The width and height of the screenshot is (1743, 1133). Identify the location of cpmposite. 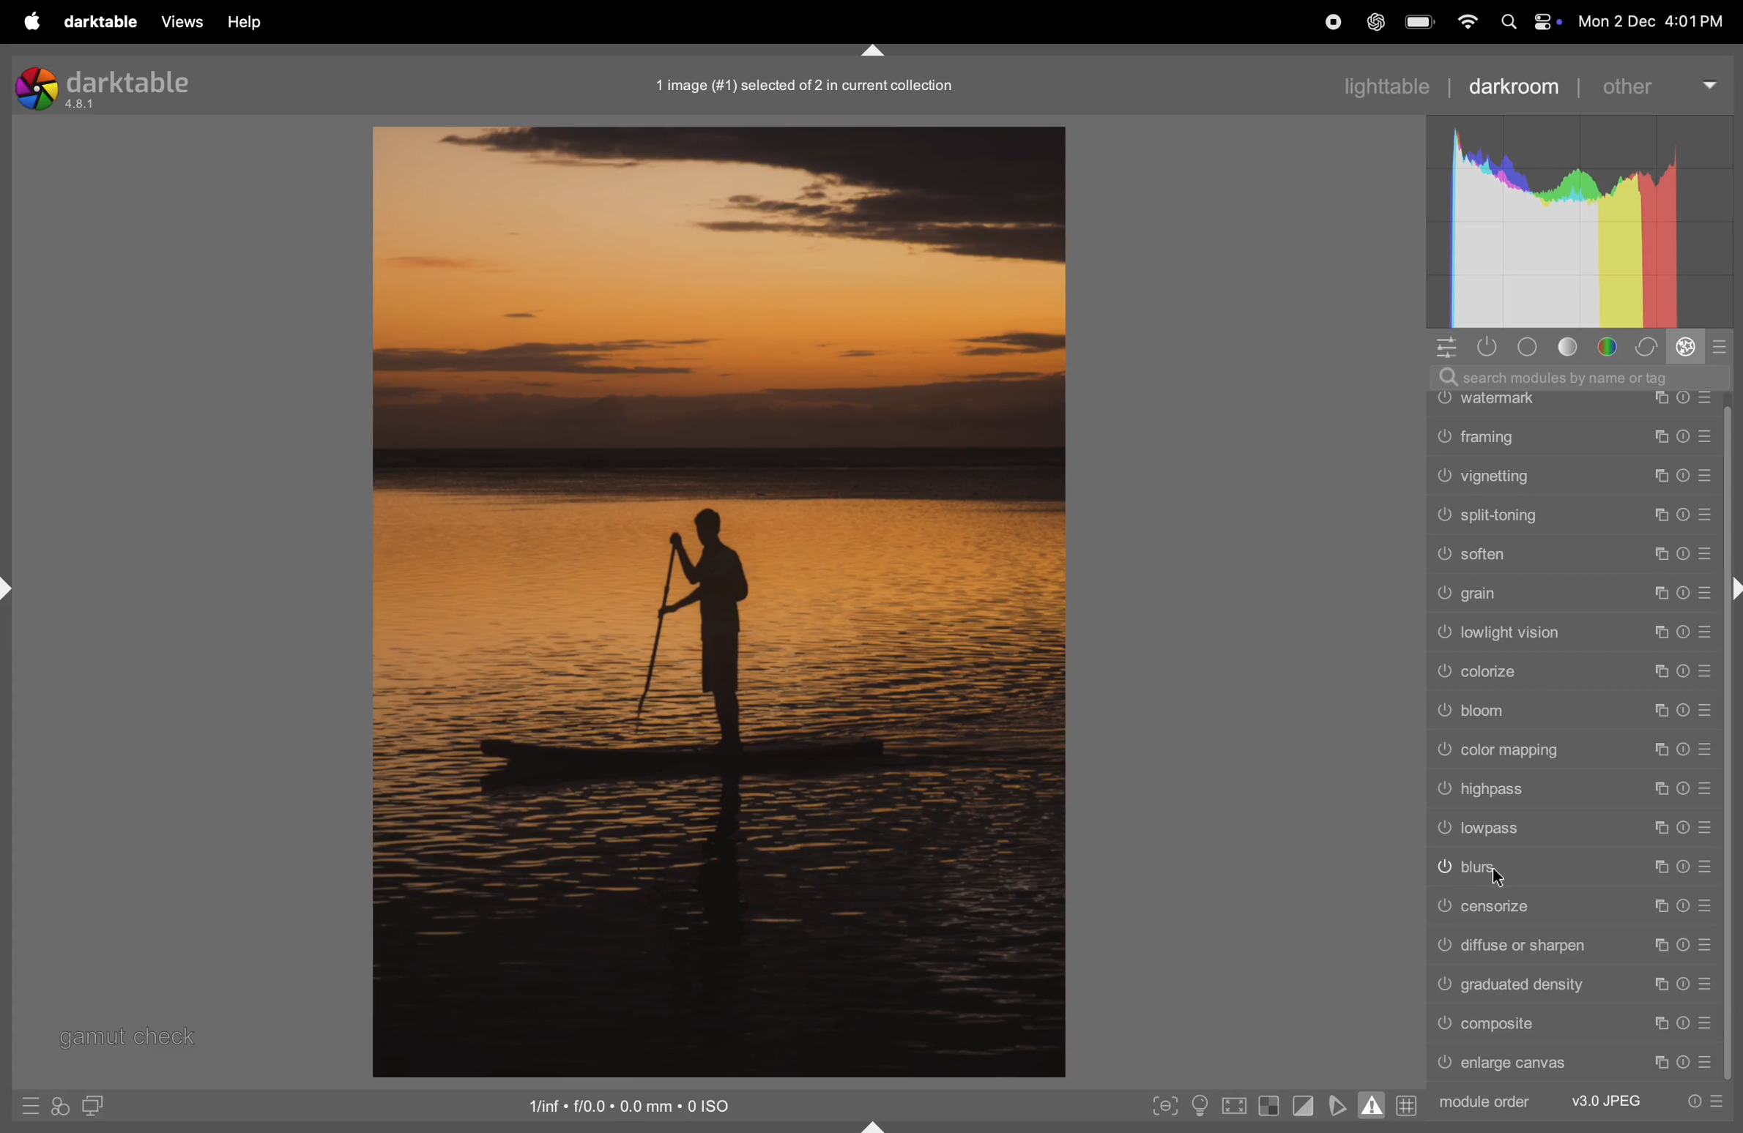
(1577, 1028).